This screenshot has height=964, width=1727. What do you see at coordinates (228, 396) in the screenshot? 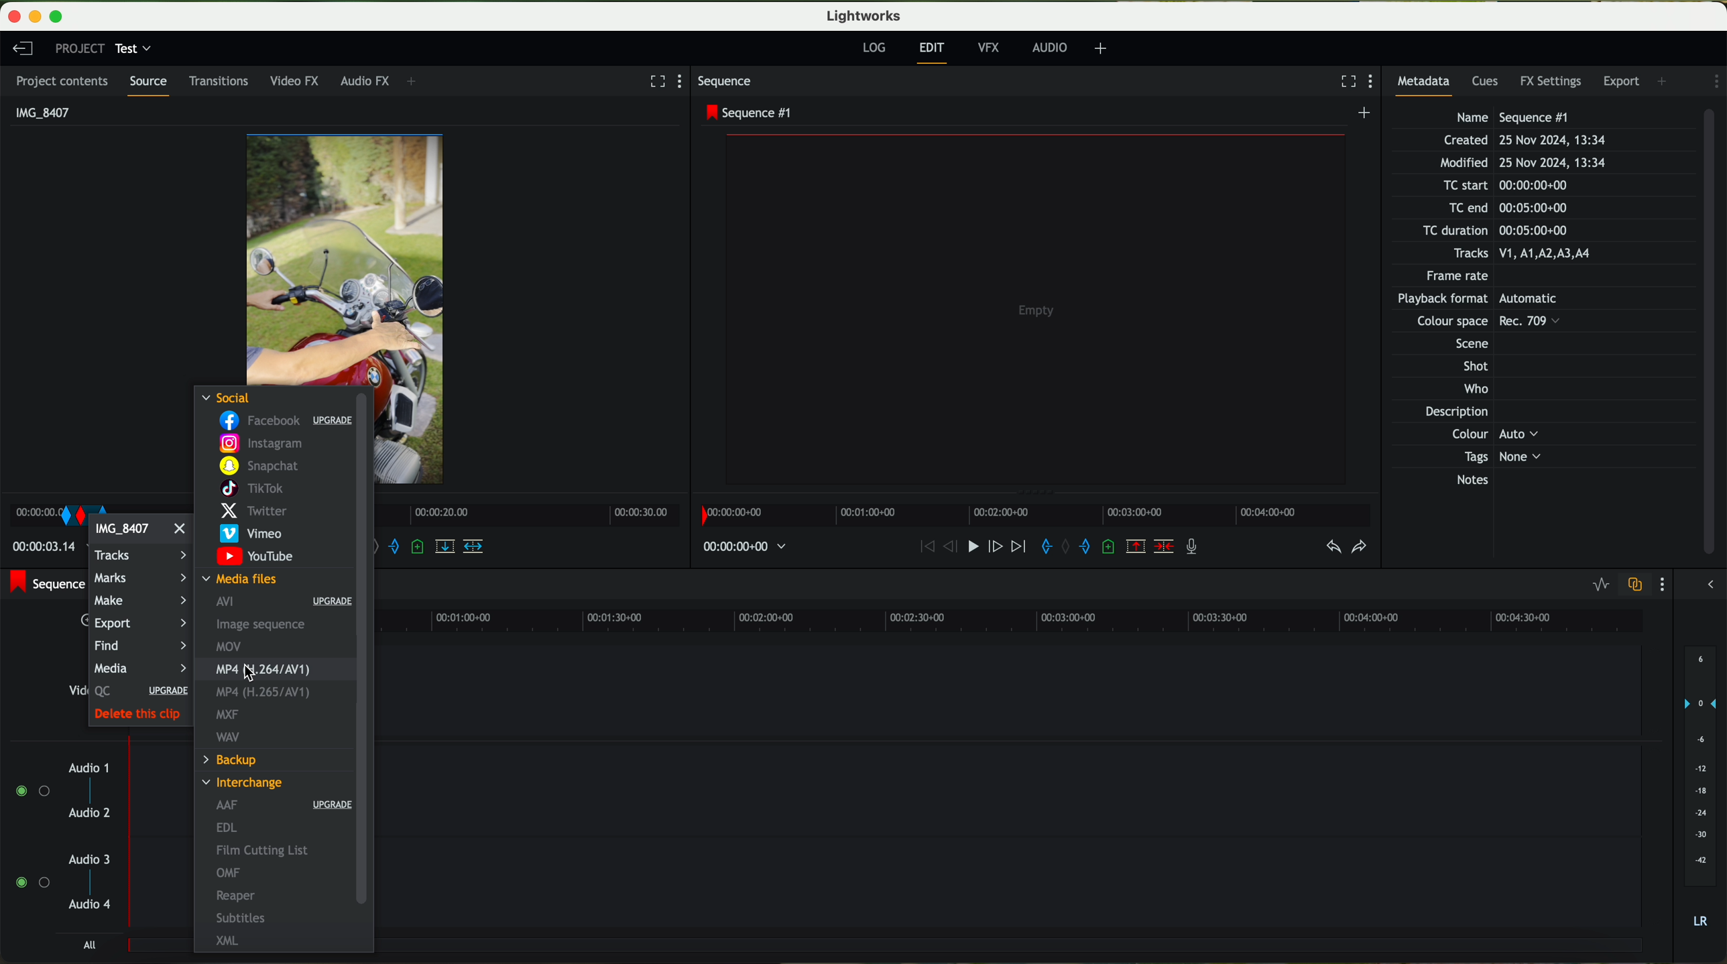
I see `social` at bounding box center [228, 396].